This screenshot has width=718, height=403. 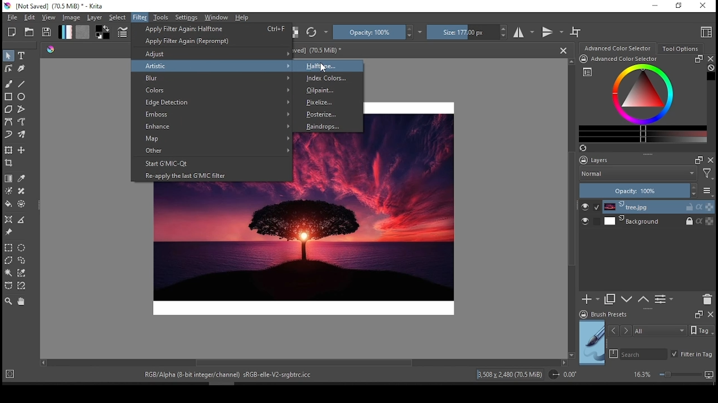 What do you see at coordinates (10, 260) in the screenshot?
I see `polygon selection tool` at bounding box center [10, 260].